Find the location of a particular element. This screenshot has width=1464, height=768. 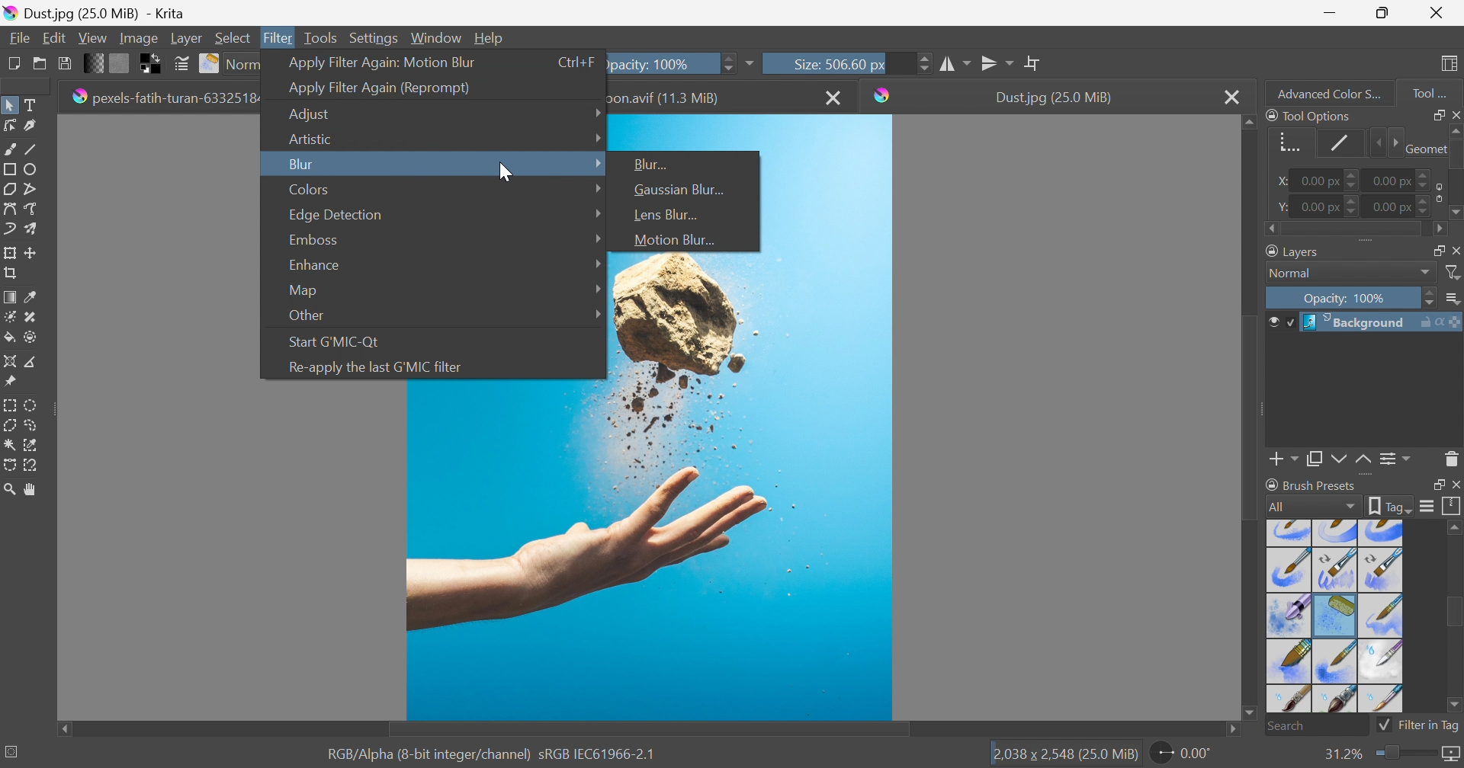

Ctrl+F is located at coordinates (577, 62).